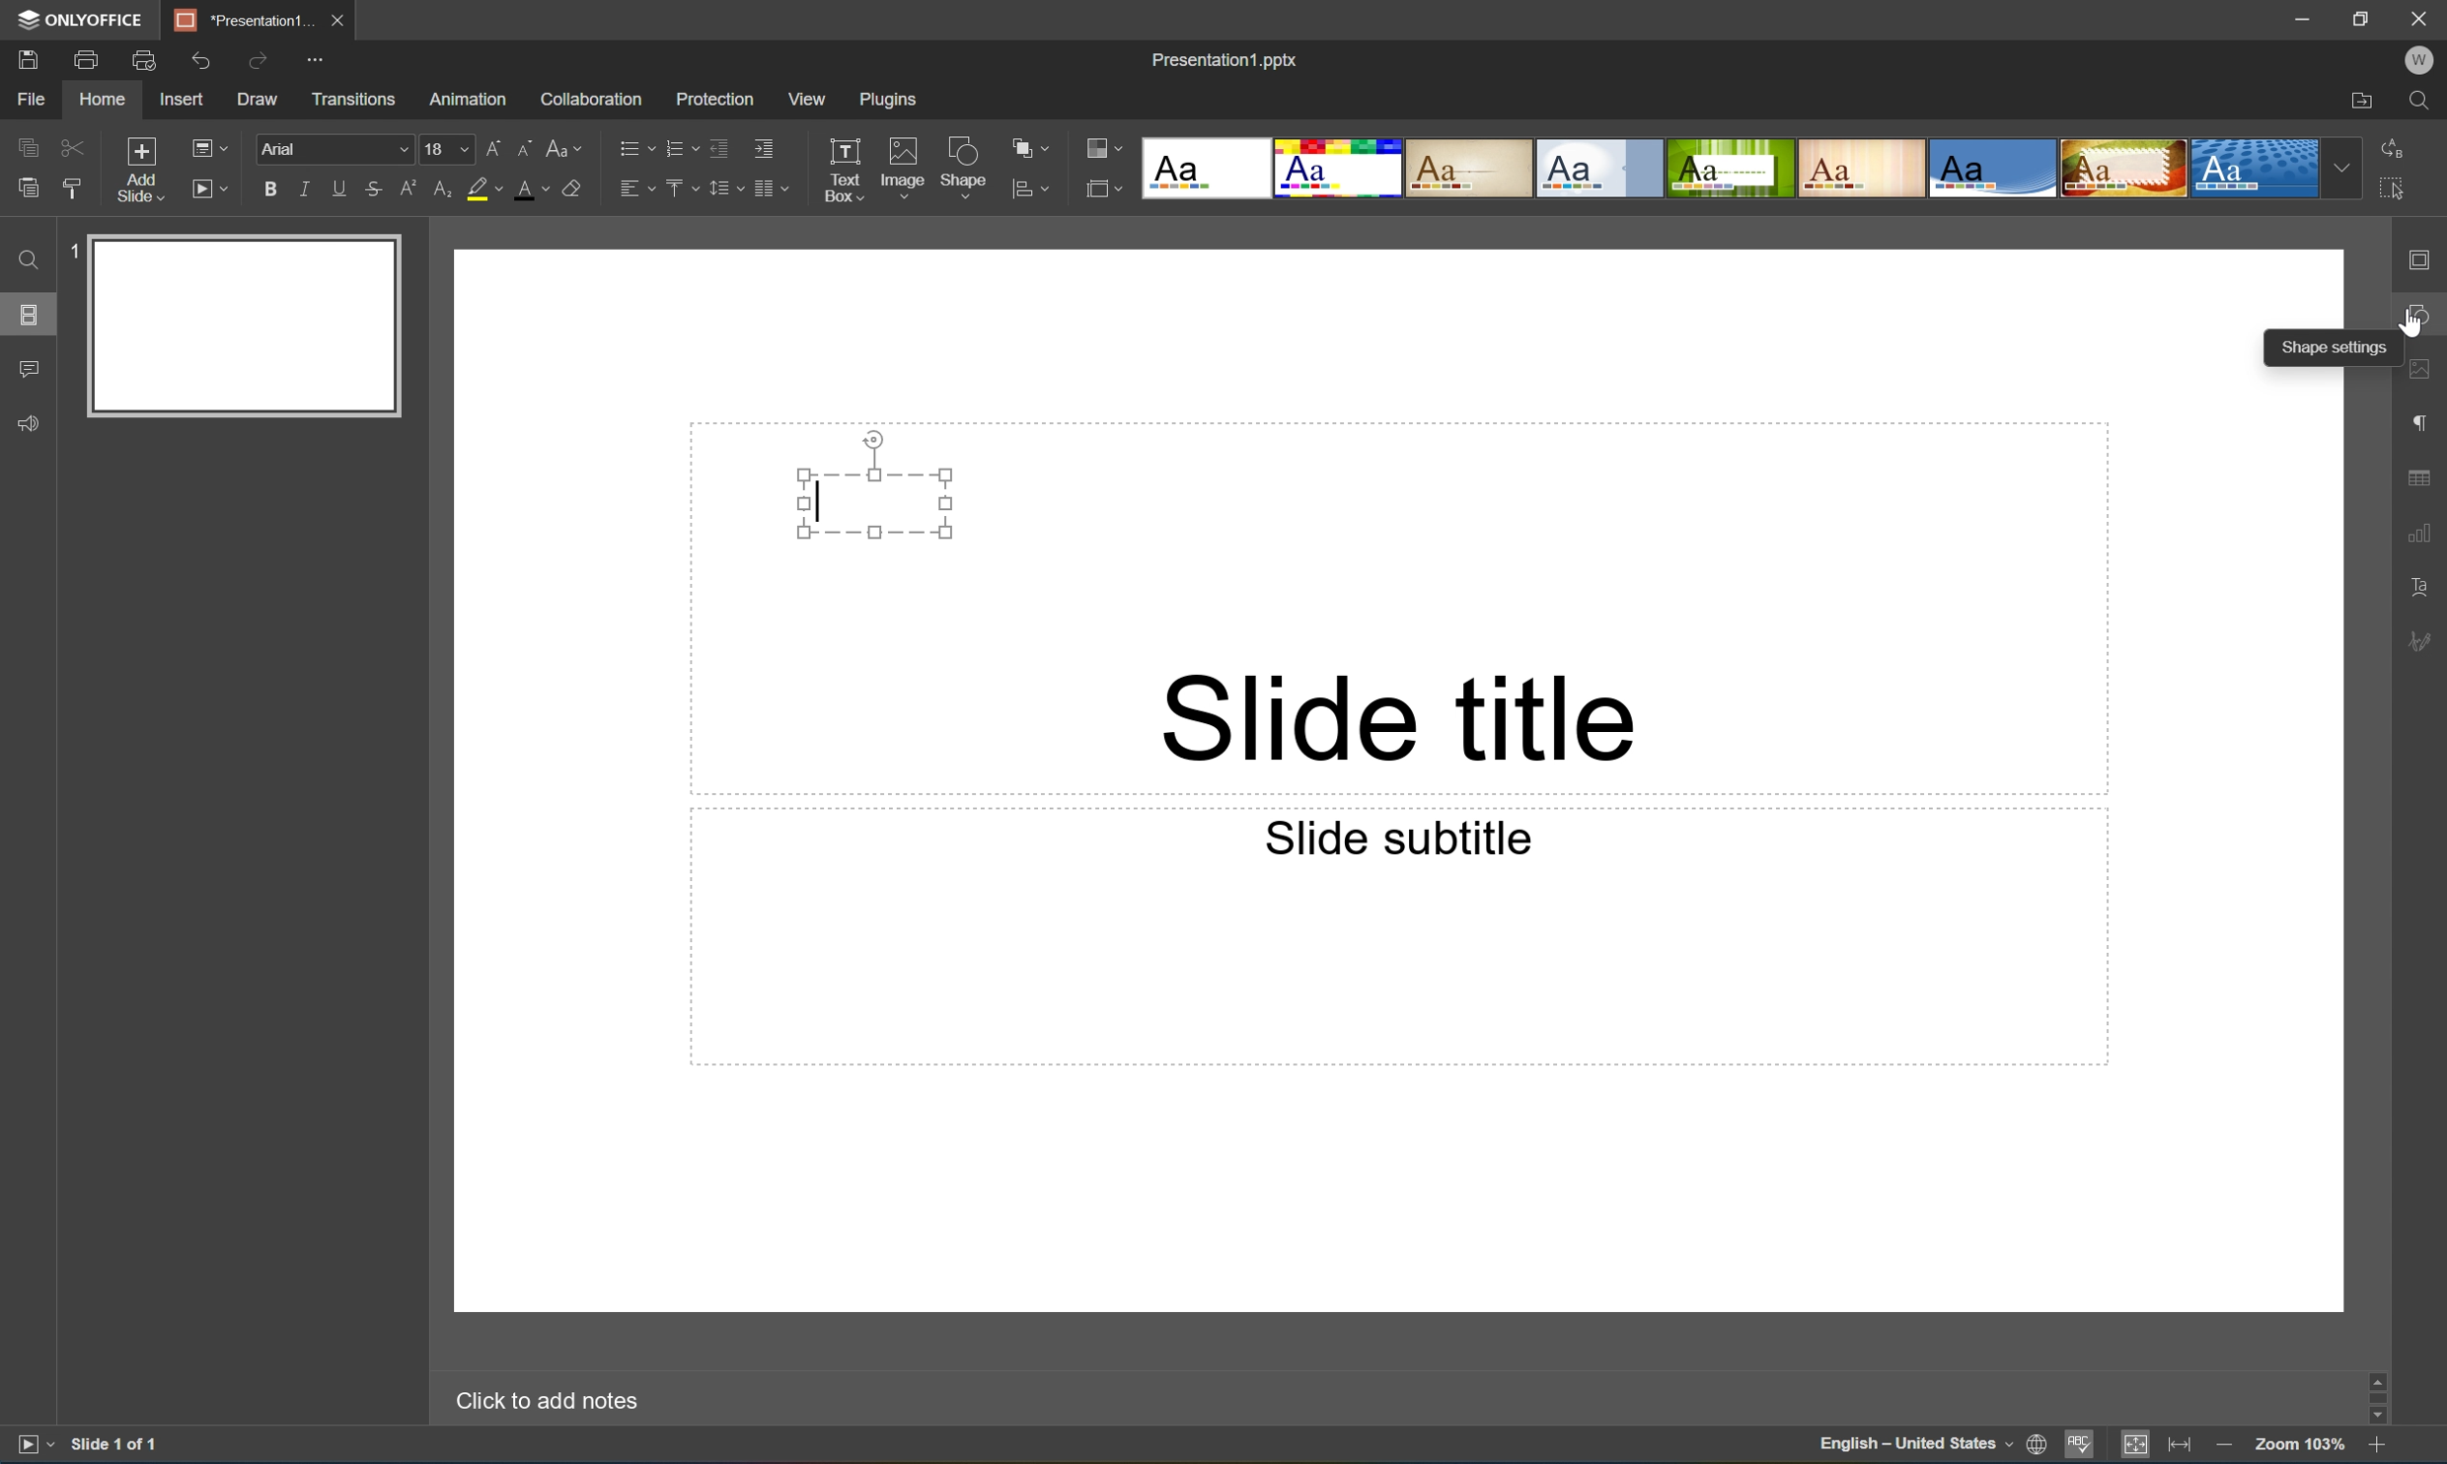  I want to click on Cut, so click(70, 146).